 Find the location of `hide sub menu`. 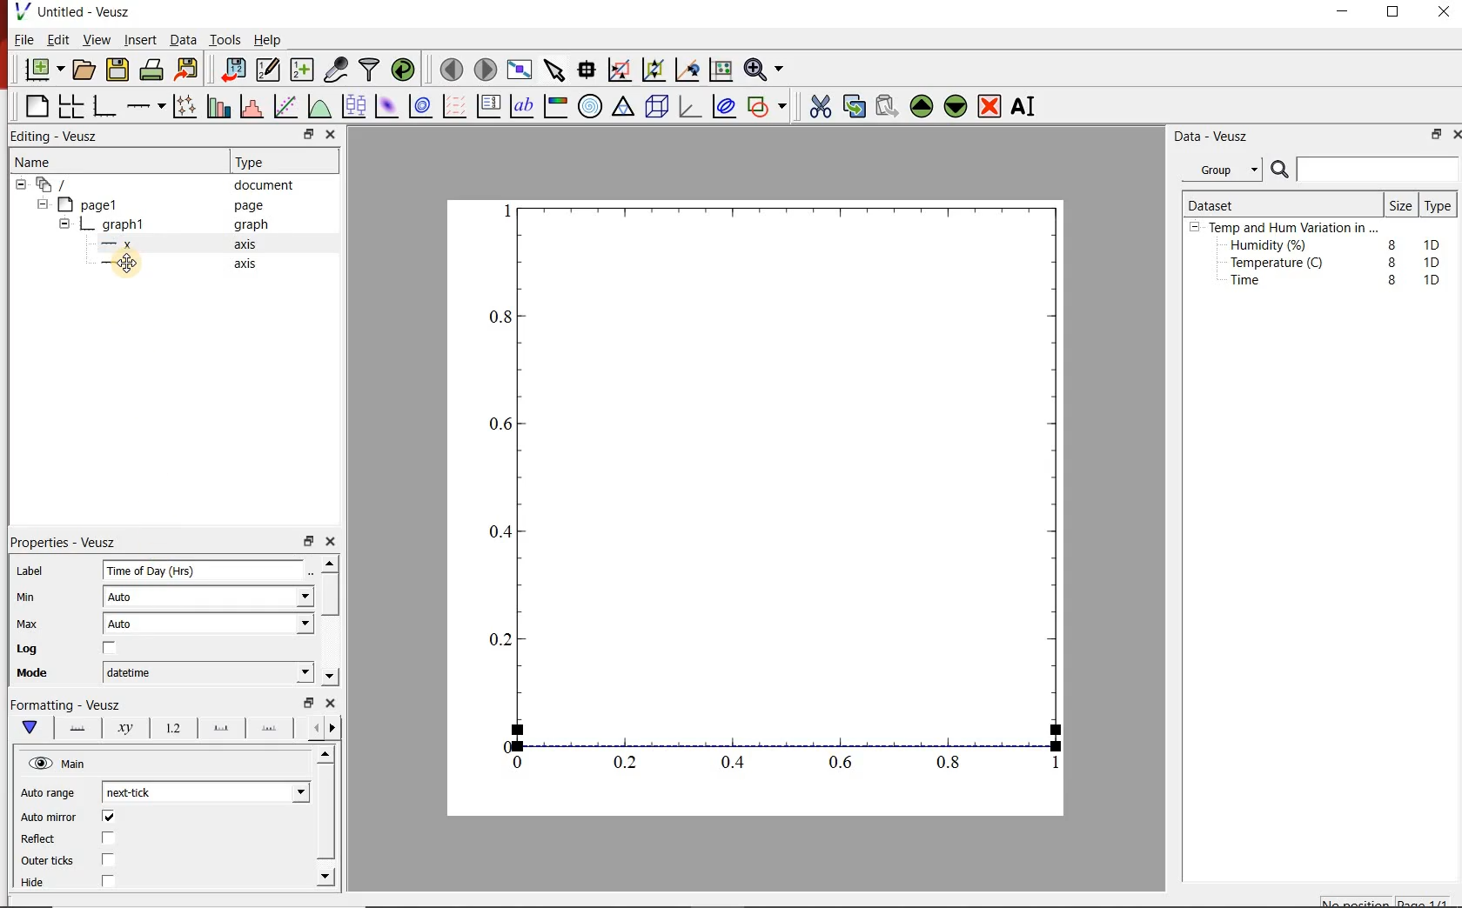

hide sub menu is located at coordinates (64, 223).